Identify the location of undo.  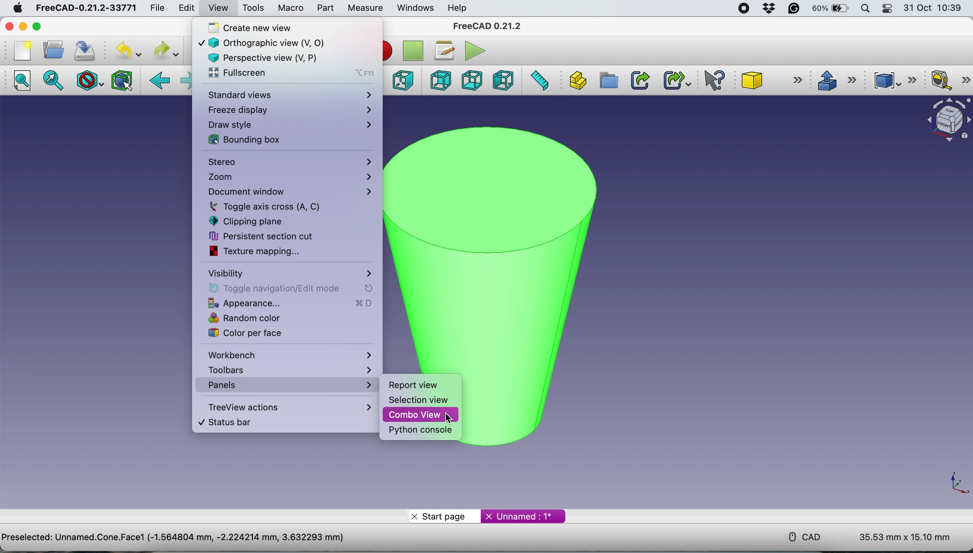
(125, 51).